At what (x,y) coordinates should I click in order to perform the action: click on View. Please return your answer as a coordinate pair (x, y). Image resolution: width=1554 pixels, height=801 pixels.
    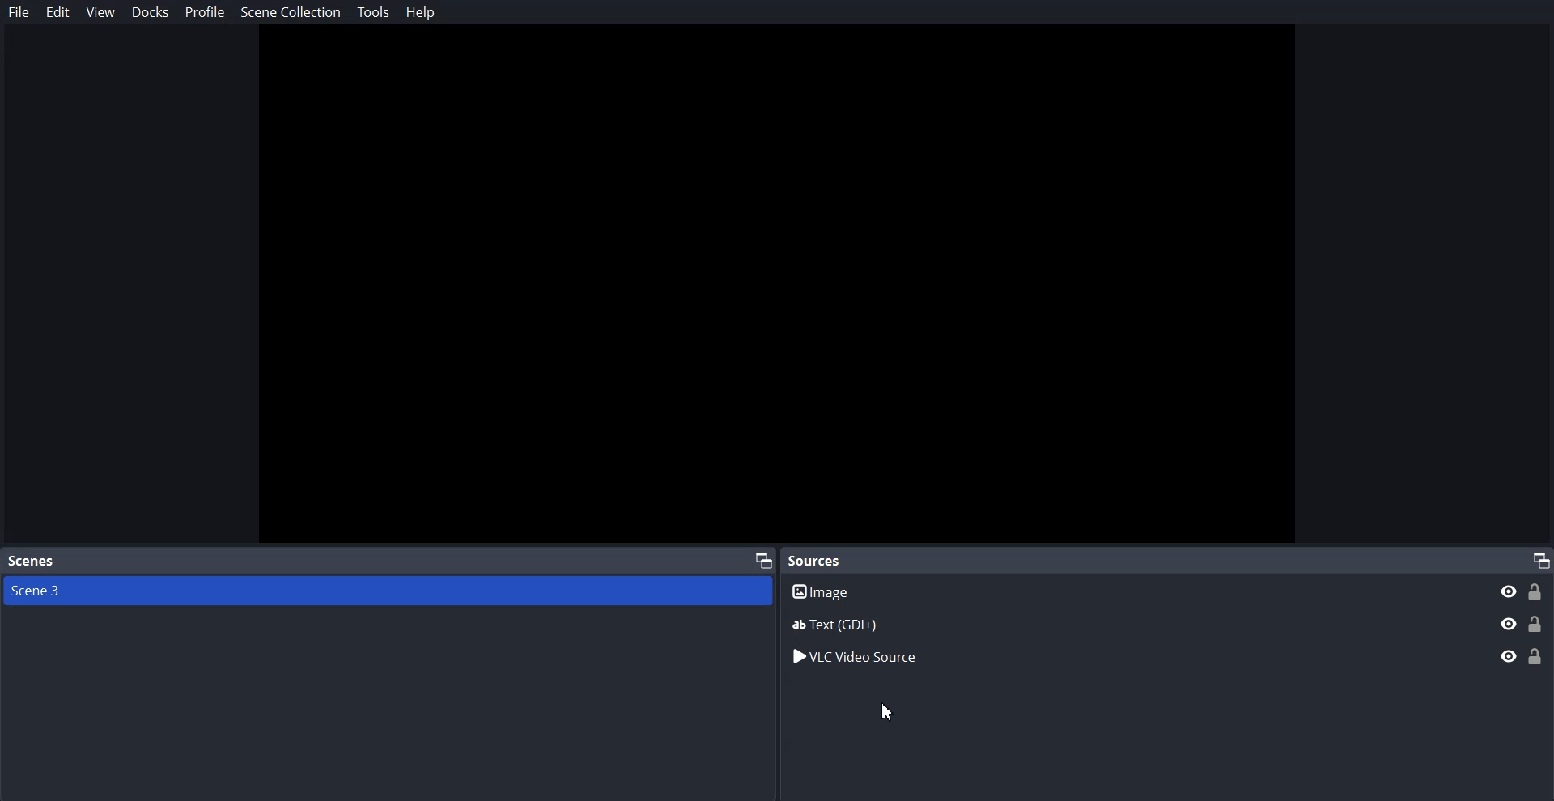
    Looking at the image, I should click on (100, 13).